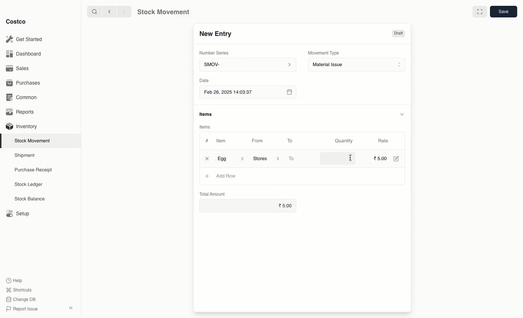  Describe the element at coordinates (95, 12) in the screenshot. I see `search` at that location.